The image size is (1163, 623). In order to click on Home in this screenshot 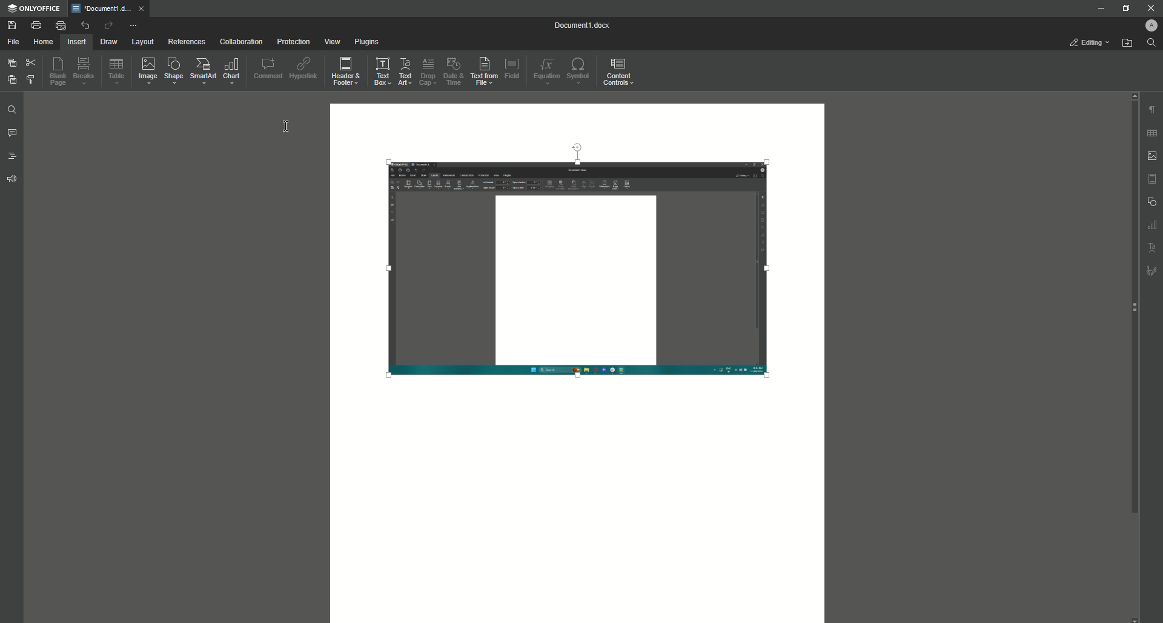, I will do `click(43, 42)`.